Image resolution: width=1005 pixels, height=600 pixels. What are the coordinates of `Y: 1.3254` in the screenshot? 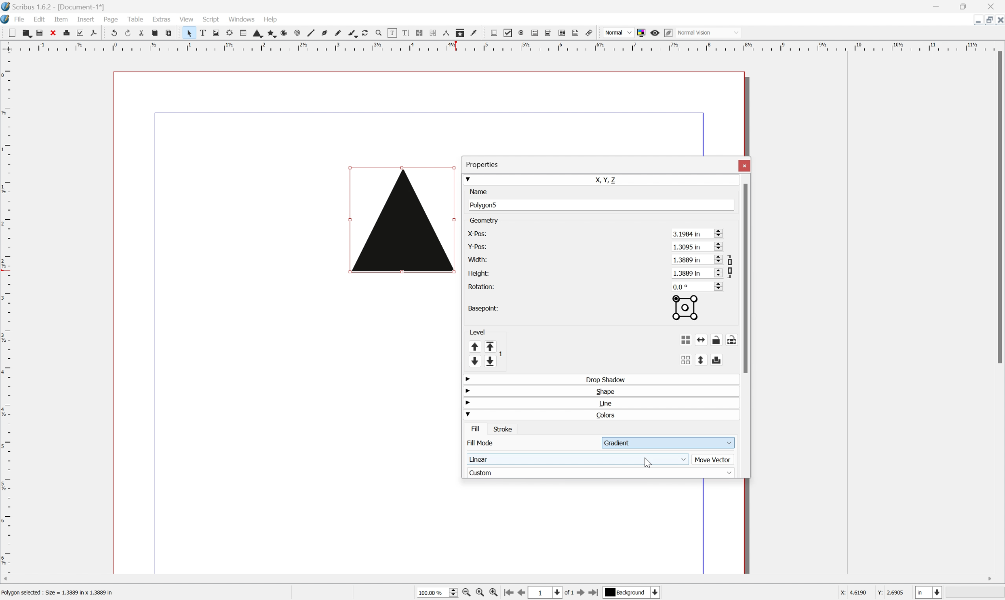 It's located at (890, 593).